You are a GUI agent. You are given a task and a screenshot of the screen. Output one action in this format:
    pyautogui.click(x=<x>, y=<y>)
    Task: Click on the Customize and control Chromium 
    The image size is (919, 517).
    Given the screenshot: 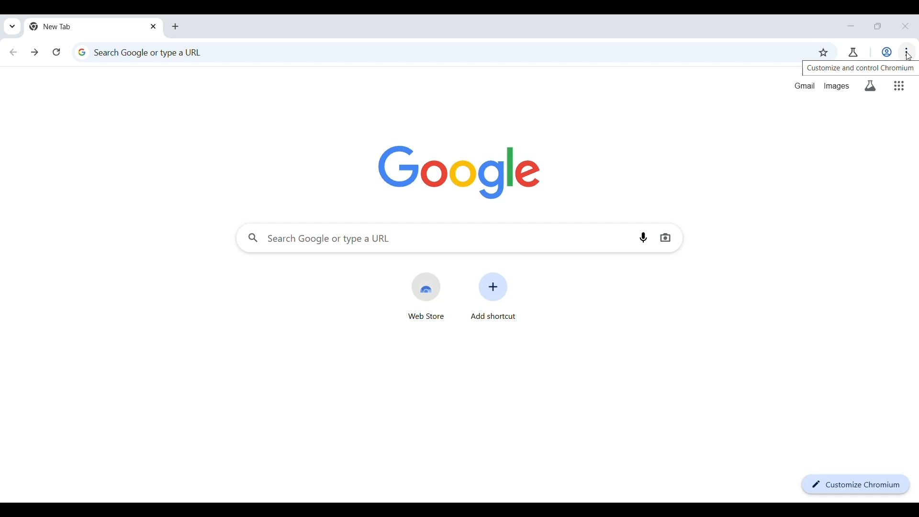 What is the action you would take?
    pyautogui.click(x=906, y=52)
    